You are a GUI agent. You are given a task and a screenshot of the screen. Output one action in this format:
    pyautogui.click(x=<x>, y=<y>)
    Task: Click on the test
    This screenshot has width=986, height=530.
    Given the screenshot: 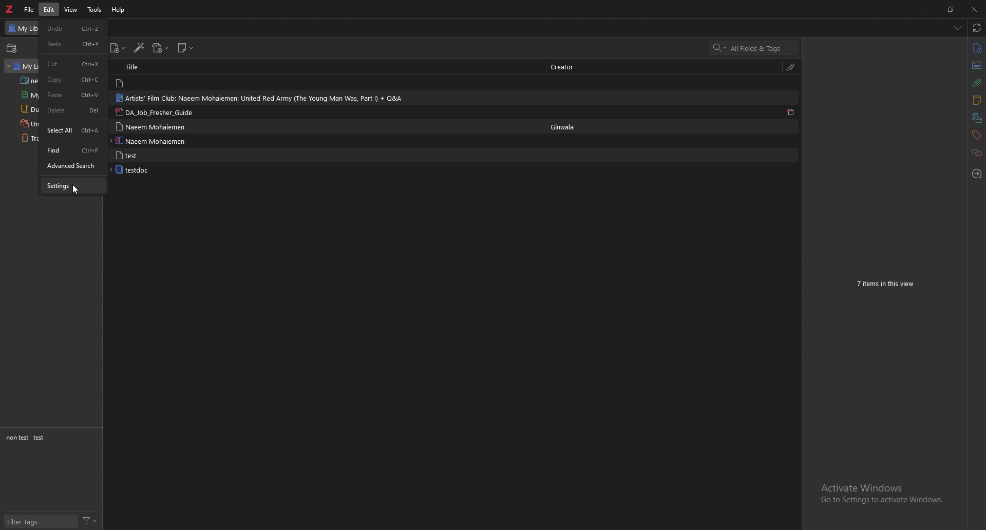 What is the action you would take?
    pyautogui.click(x=155, y=155)
    